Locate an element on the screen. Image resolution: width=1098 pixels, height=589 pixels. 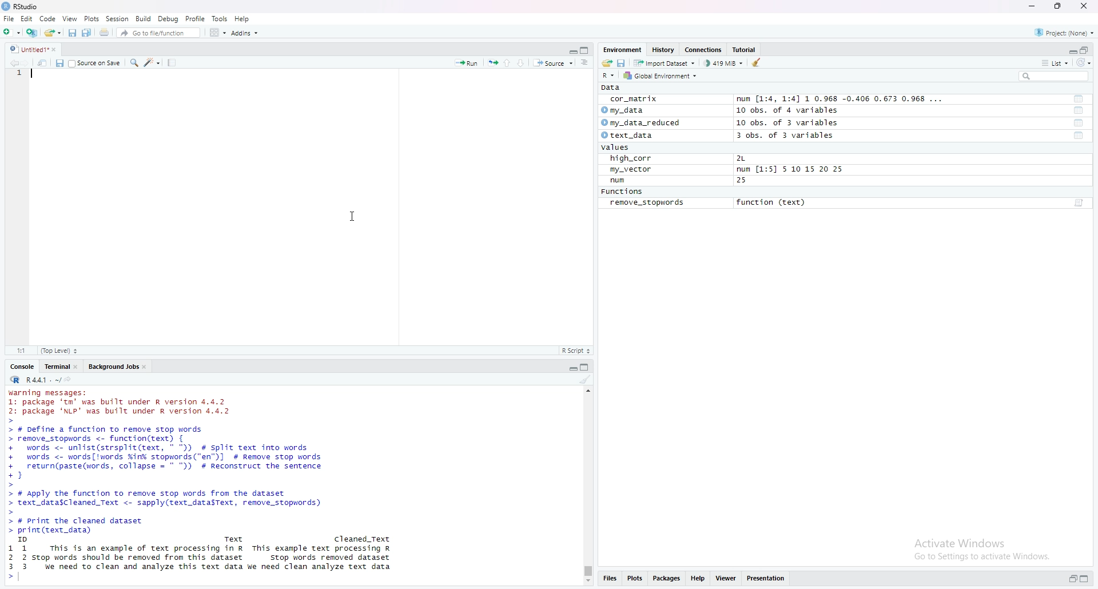
Open file is located at coordinates (606, 64).